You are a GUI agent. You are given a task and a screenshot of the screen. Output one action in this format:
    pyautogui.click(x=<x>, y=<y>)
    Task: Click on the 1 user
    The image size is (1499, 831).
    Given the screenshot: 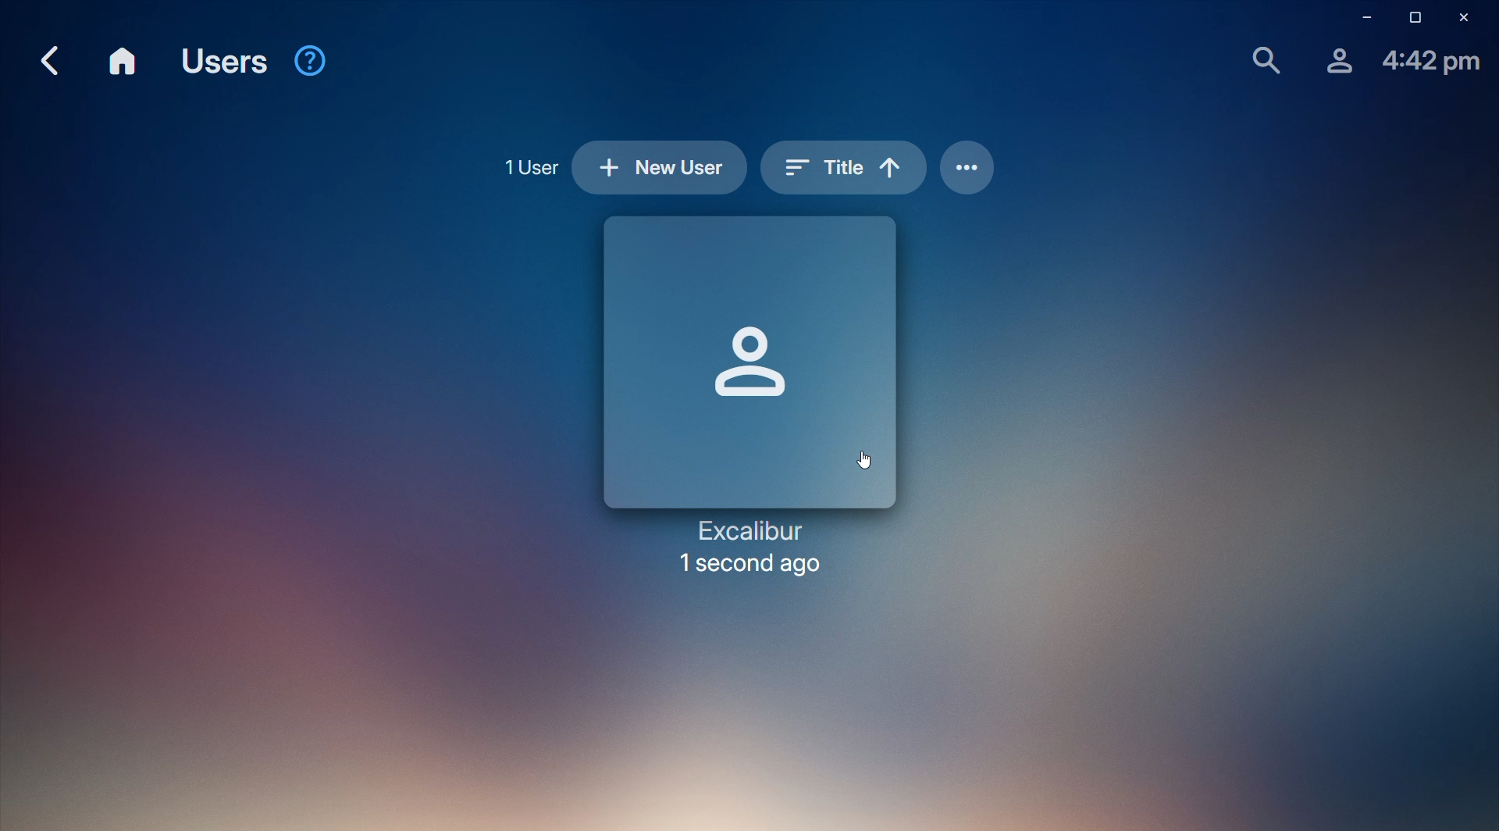 What is the action you would take?
    pyautogui.click(x=528, y=167)
    